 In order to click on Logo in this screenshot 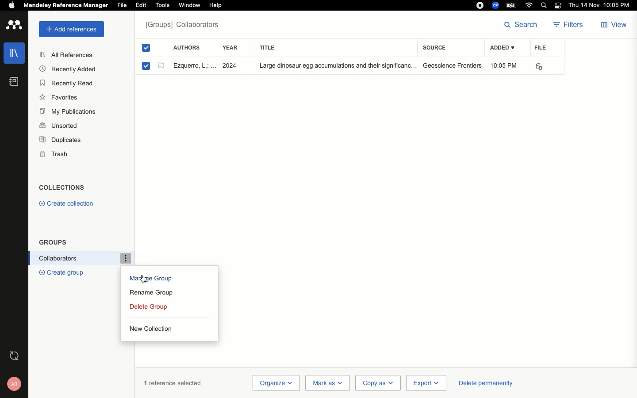, I will do `click(15, 26)`.